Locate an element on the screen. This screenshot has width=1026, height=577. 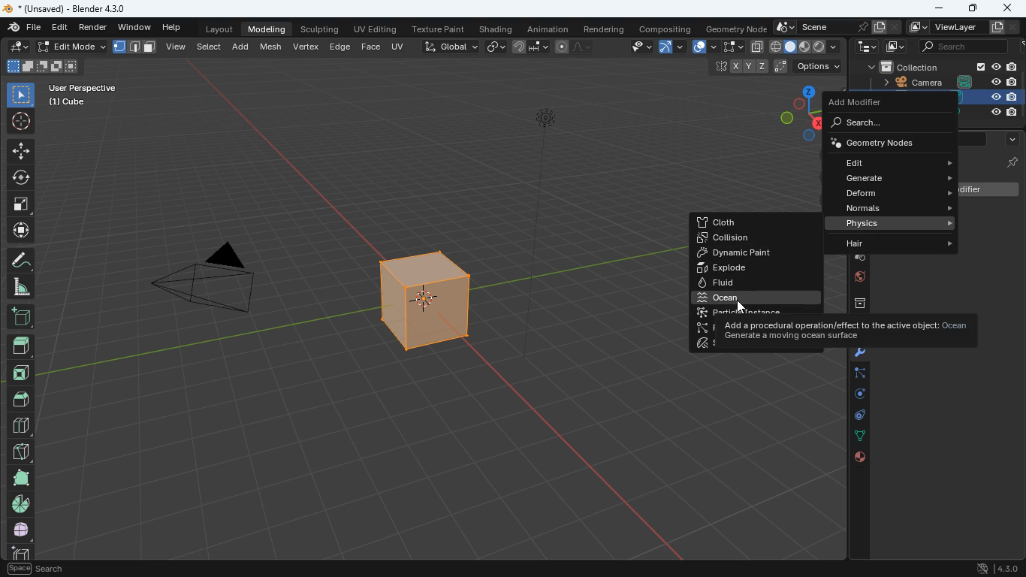
blender is located at coordinates (72, 8).